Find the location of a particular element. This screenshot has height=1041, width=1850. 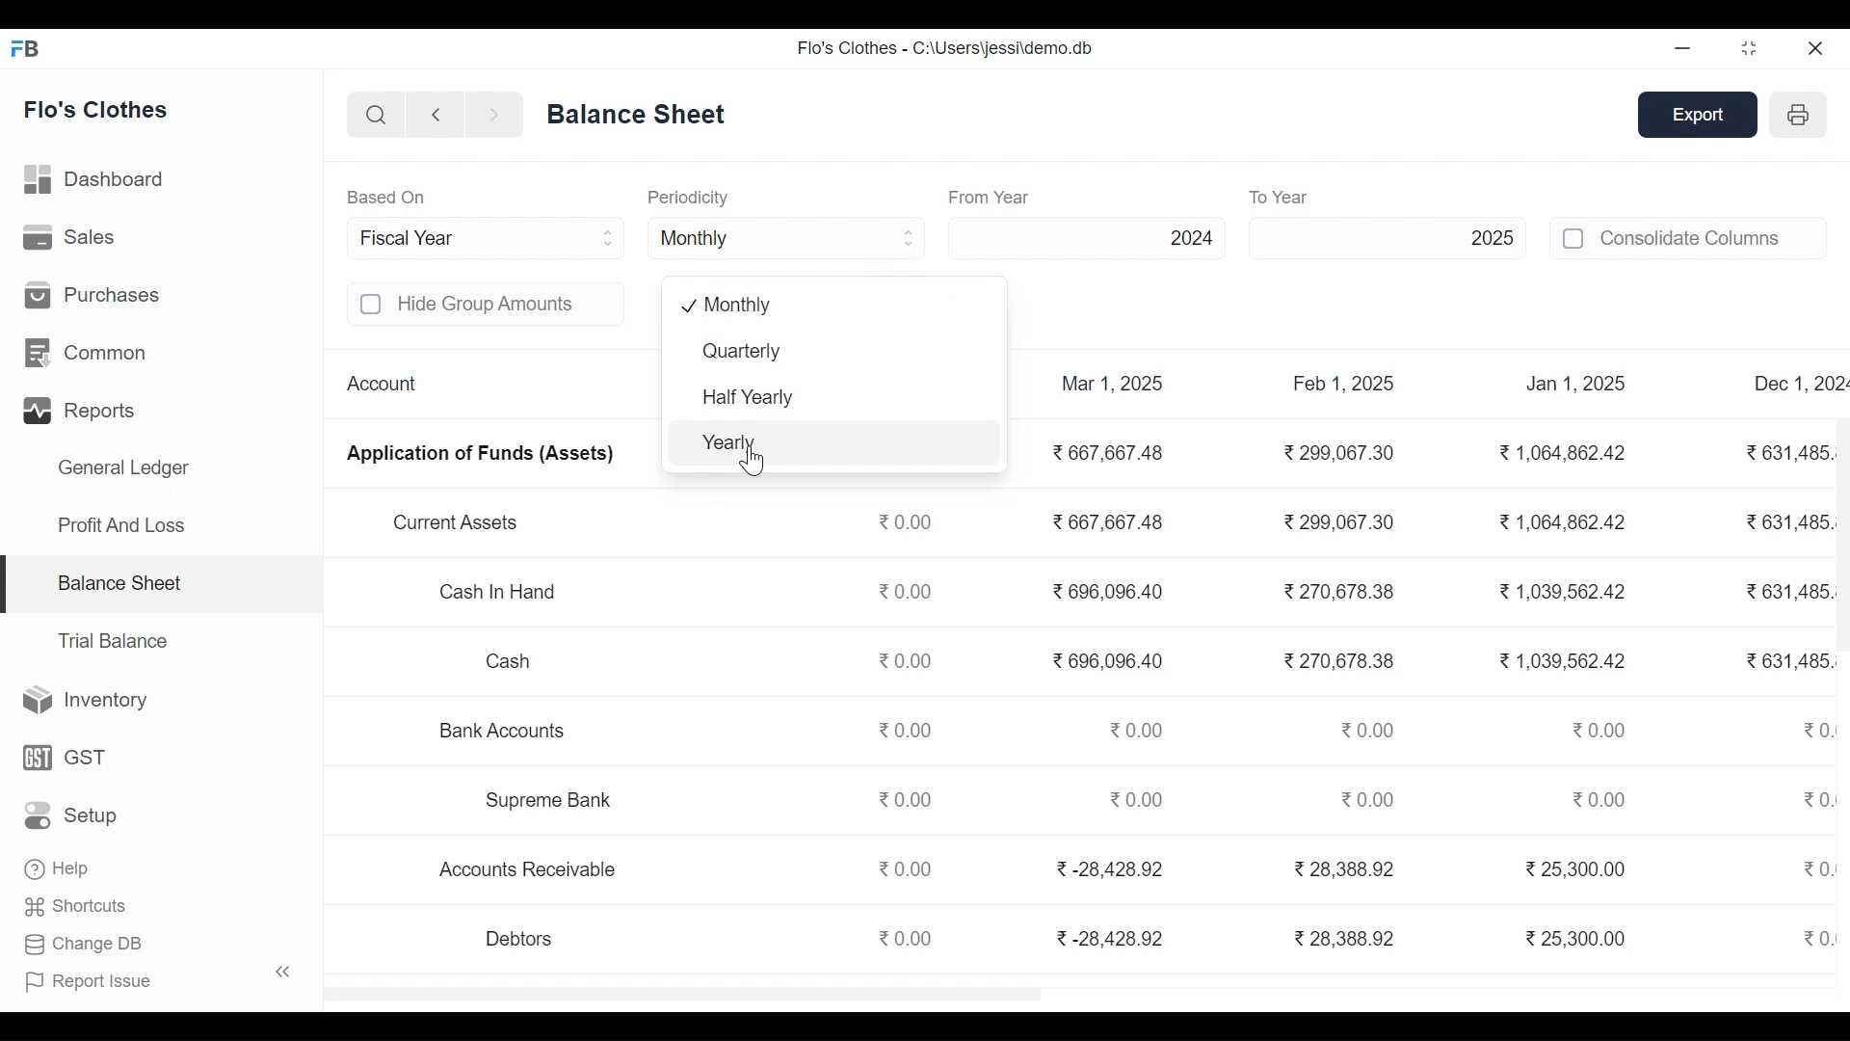

Account is located at coordinates (384, 385).